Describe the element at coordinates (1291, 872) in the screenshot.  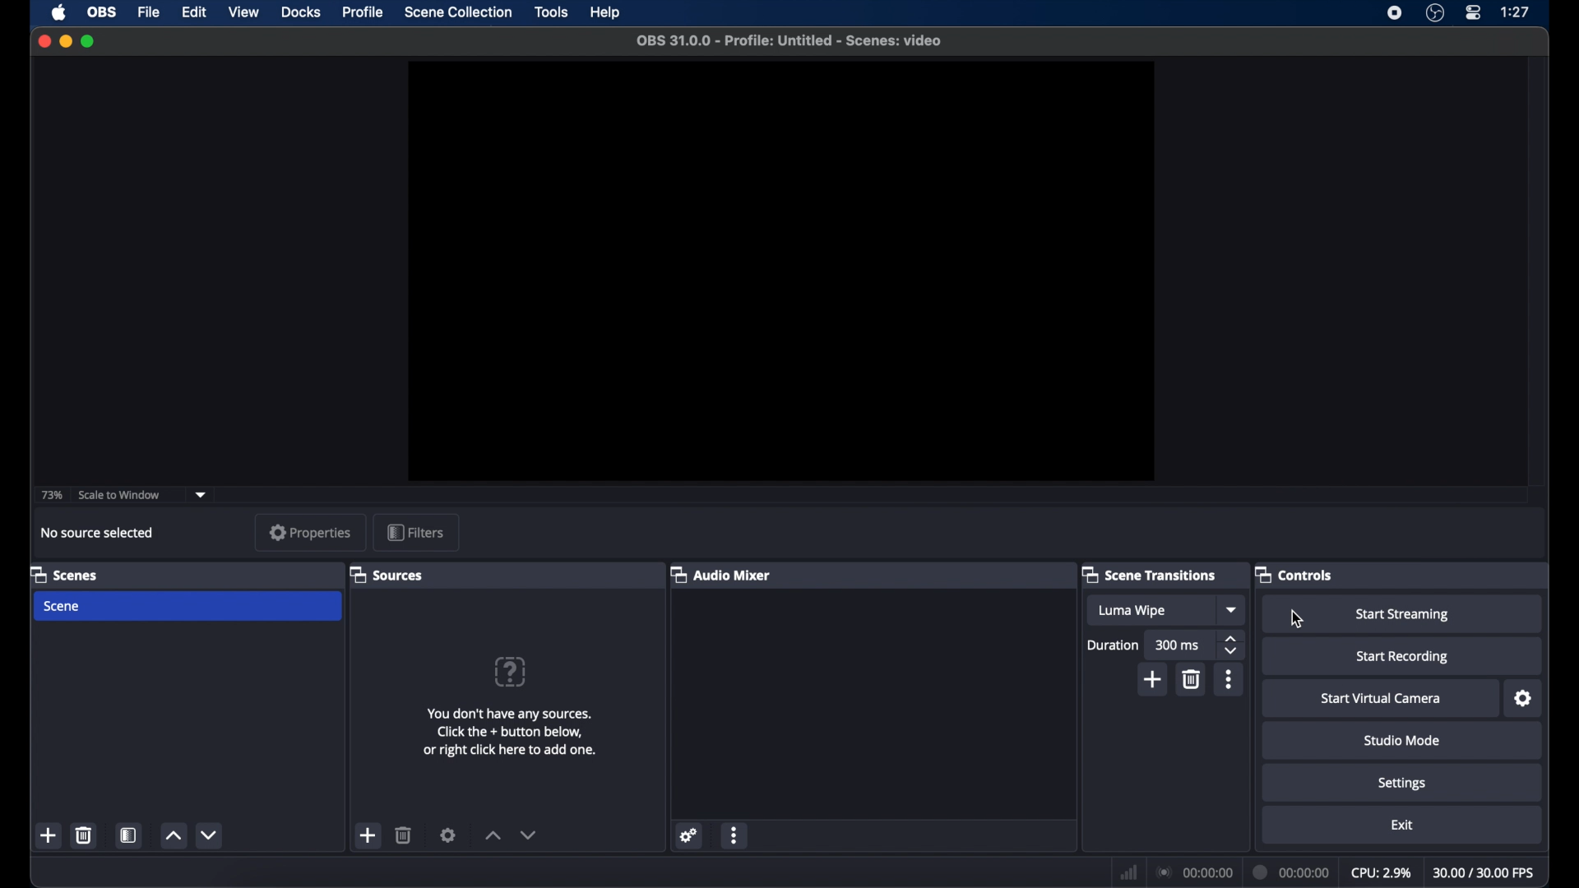
I see `duration` at that location.